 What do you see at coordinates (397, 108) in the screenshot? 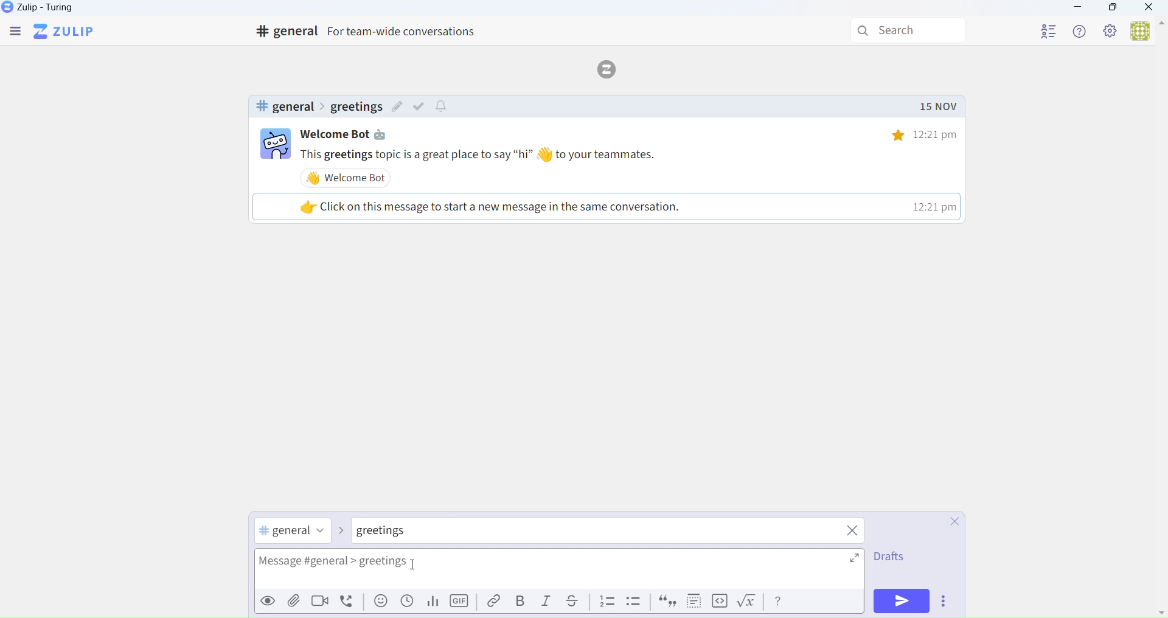
I see `edit` at bounding box center [397, 108].